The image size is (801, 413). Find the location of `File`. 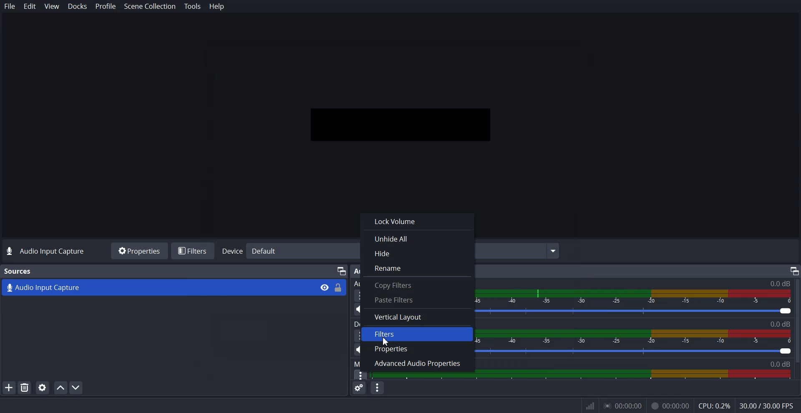

File is located at coordinates (10, 6).